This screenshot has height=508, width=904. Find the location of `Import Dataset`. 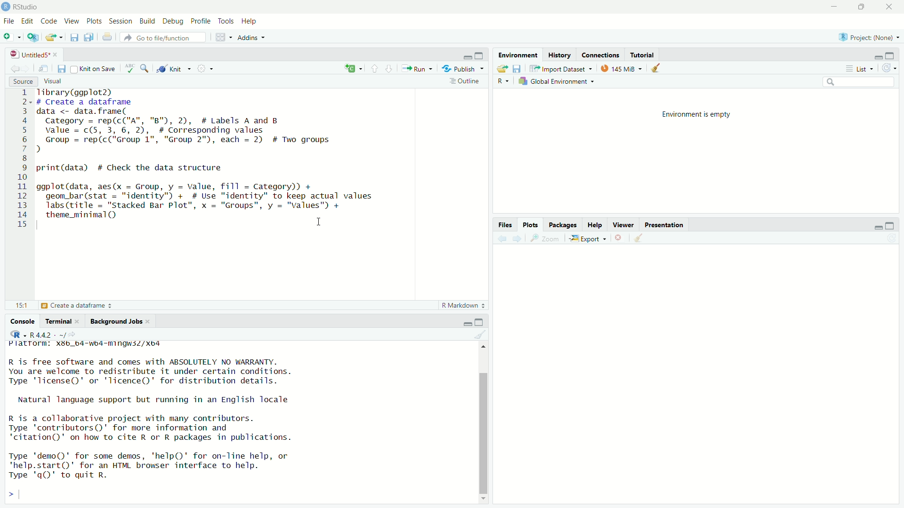

Import Dataset is located at coordinates (561, 68).